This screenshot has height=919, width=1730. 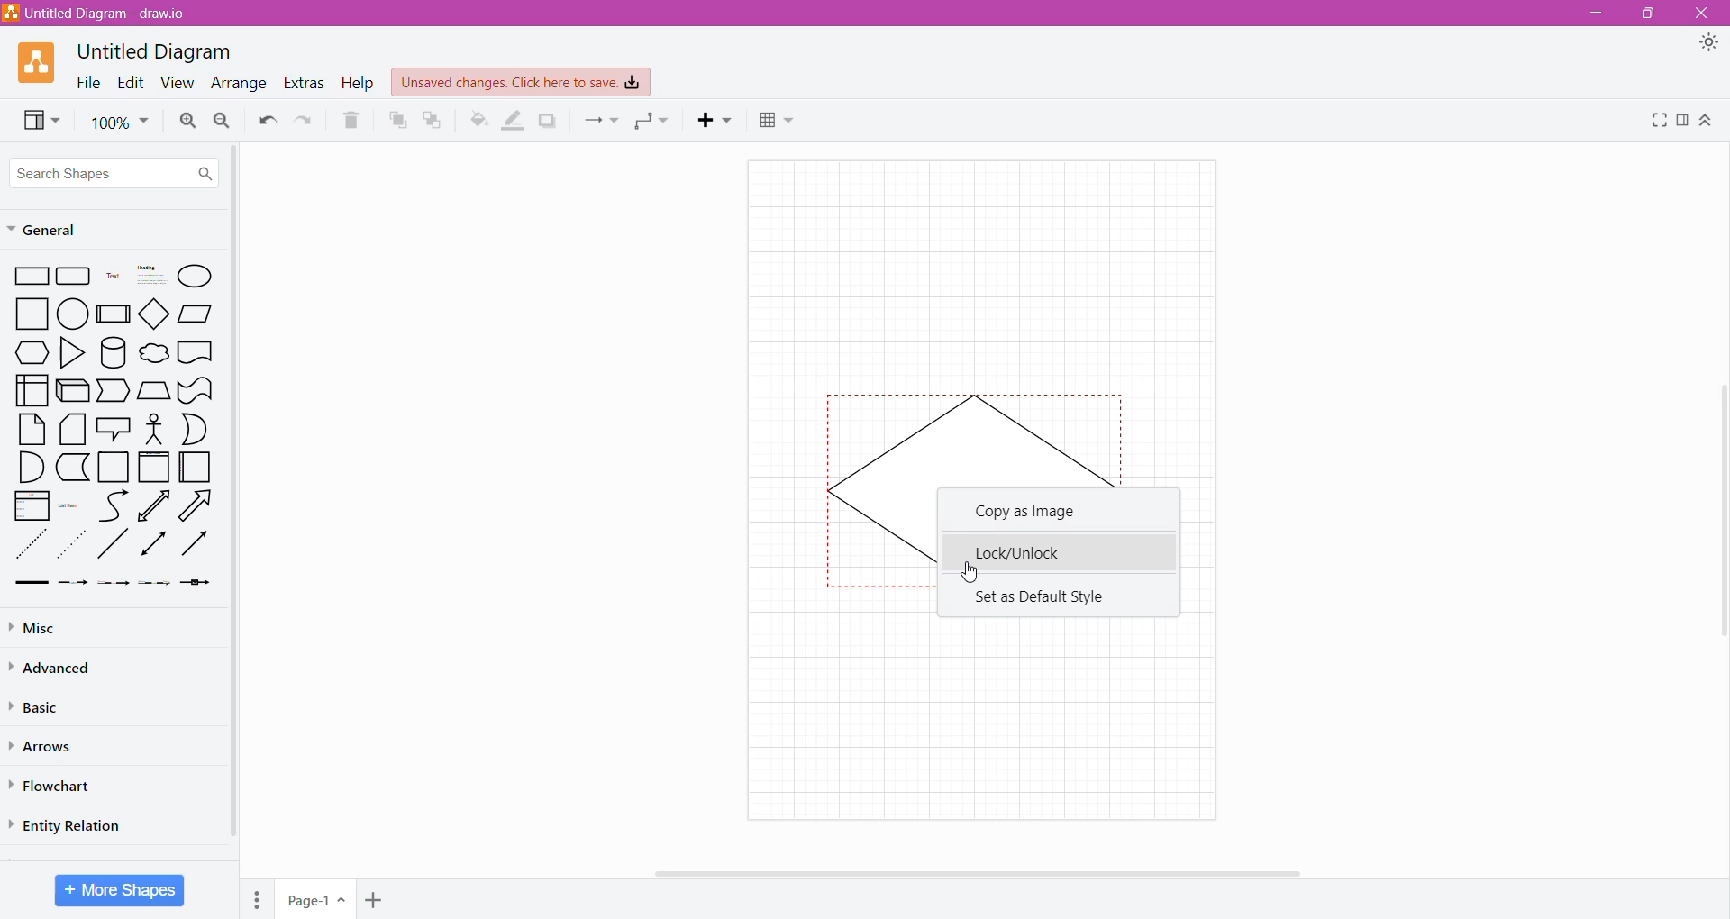 I want to click on Extras, so click(x=304, y=82).